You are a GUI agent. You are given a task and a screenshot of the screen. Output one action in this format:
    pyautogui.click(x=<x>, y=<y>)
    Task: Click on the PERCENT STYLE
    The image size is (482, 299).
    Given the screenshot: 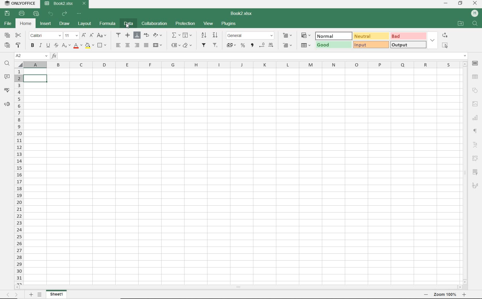 What is the action you would take?
    pyautogui.click(x=243, y=46)
    